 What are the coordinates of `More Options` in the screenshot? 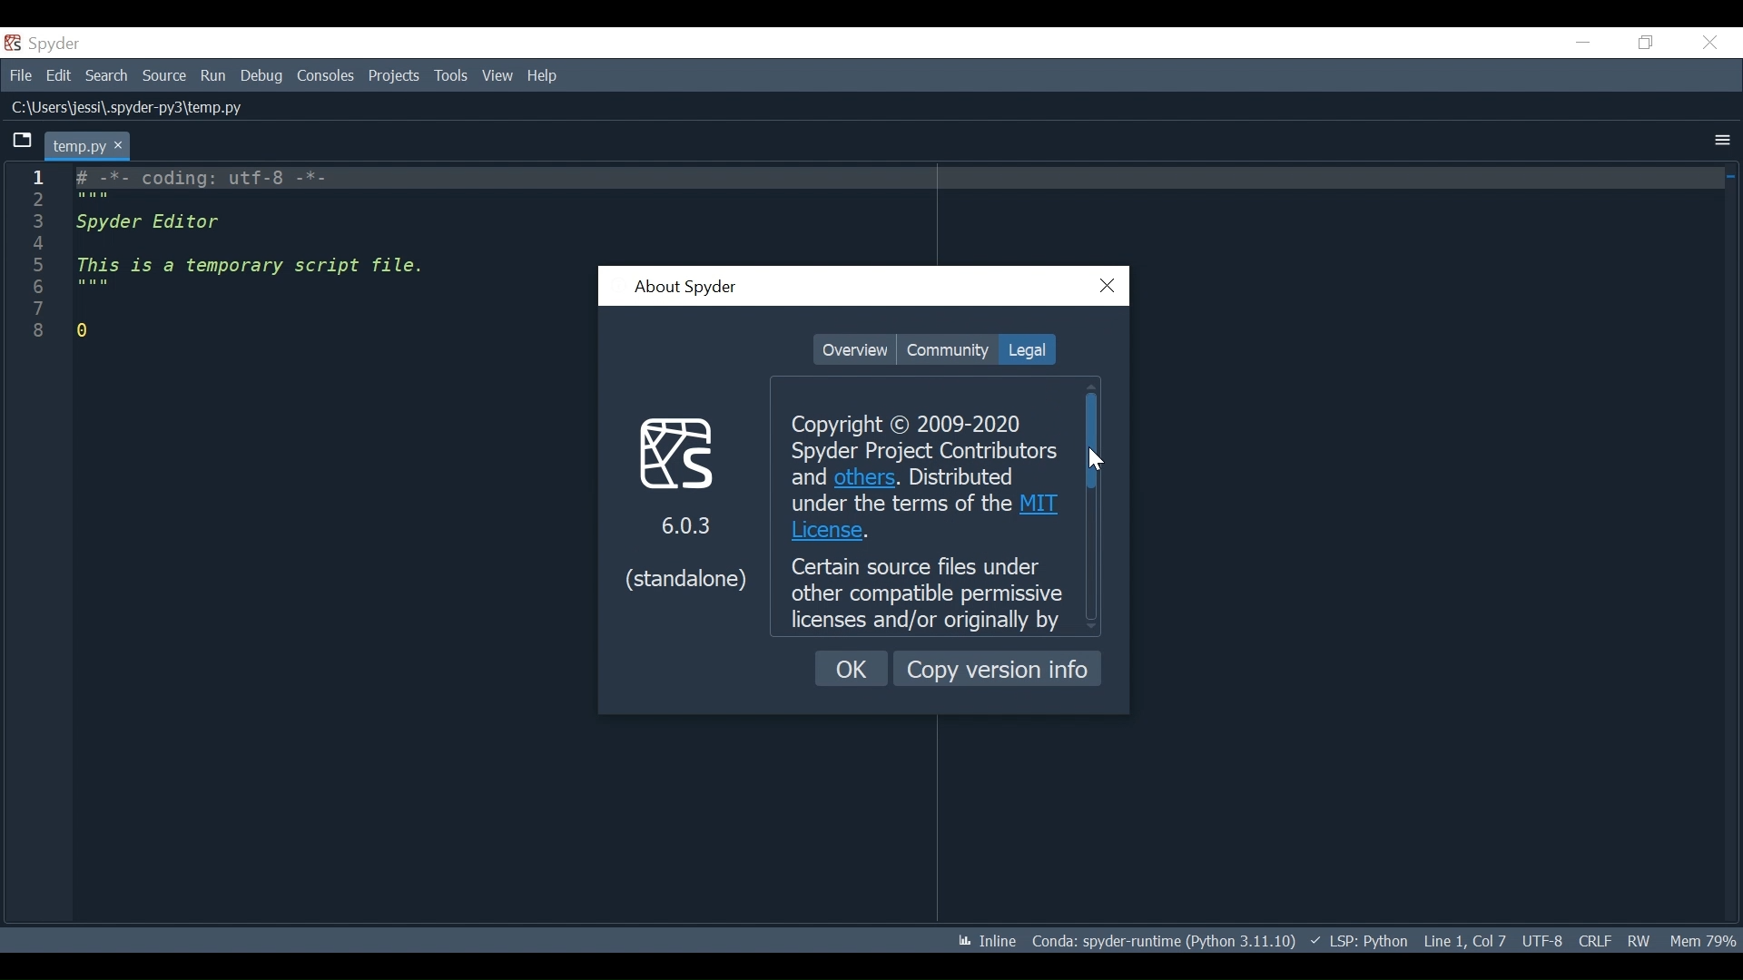 It's located at (1722, 142).